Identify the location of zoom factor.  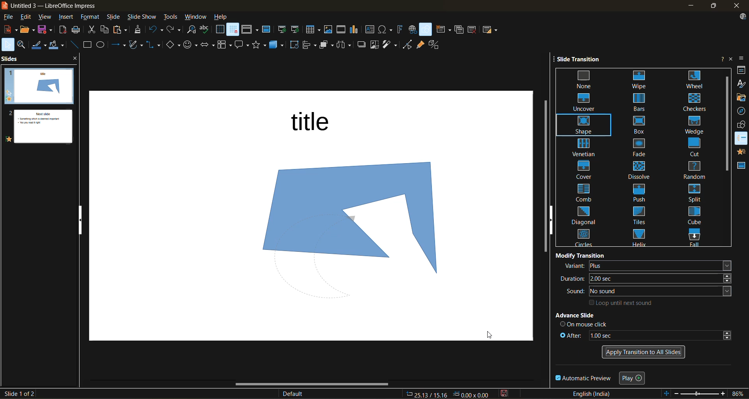
(737, 393).